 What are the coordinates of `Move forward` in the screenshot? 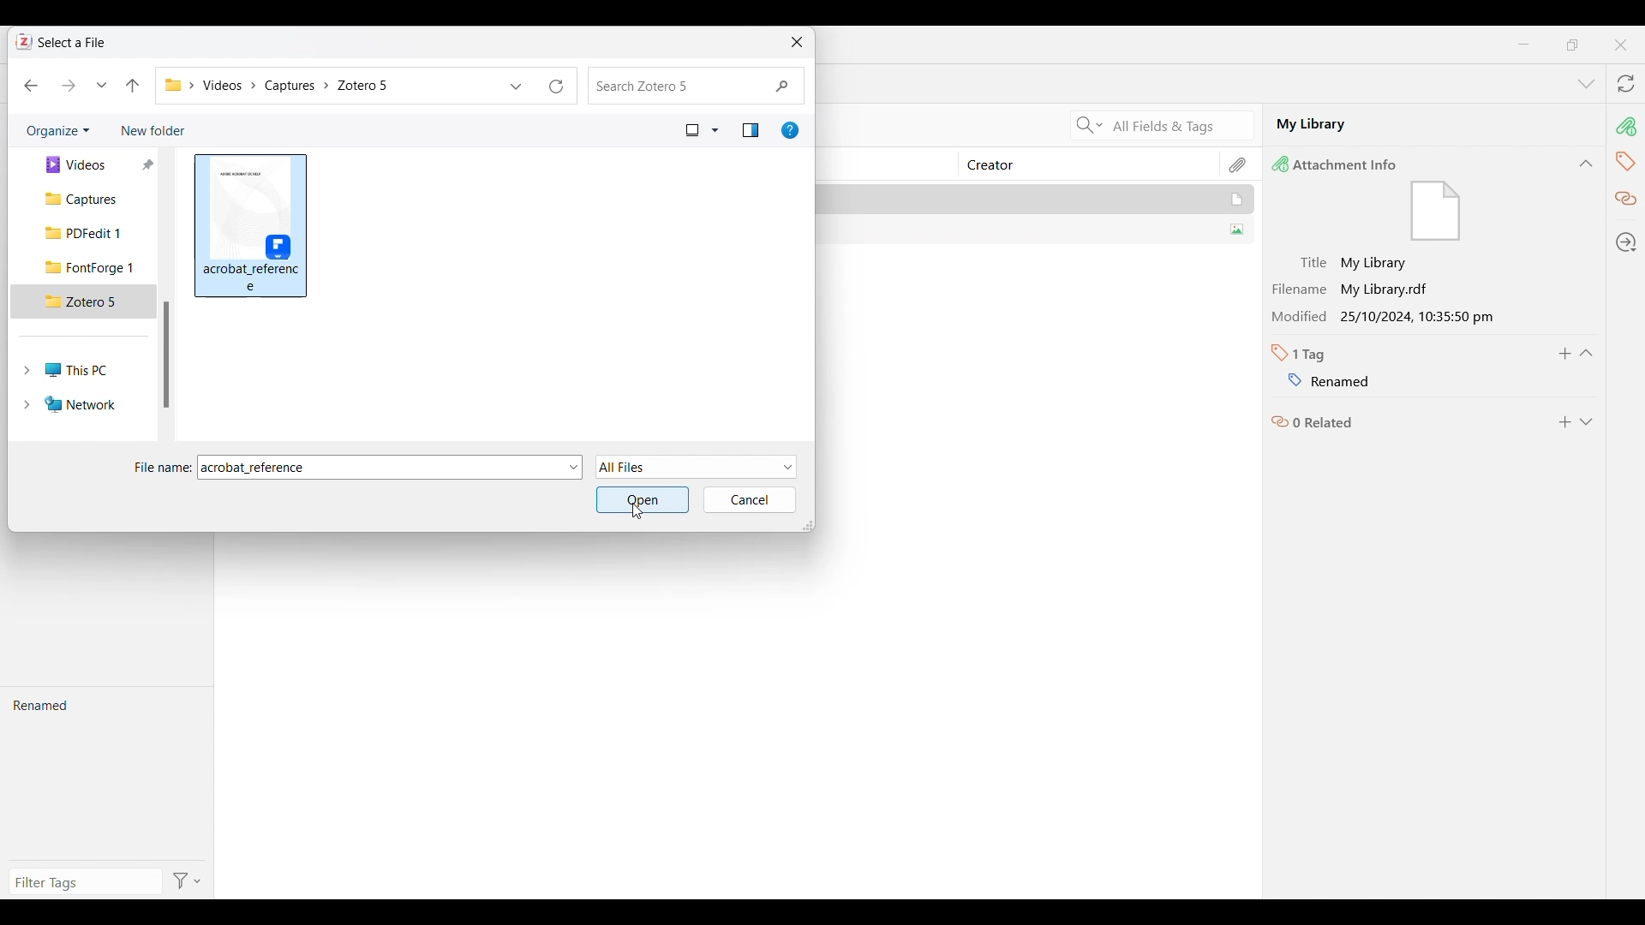 It's located at (69, 86).